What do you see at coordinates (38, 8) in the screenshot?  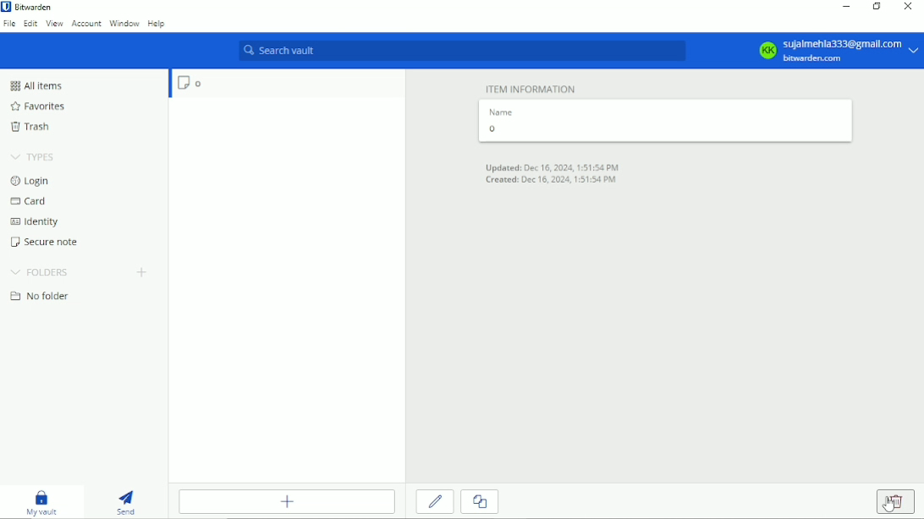 I see `Bitwarden` at bounding box center [38, 8].